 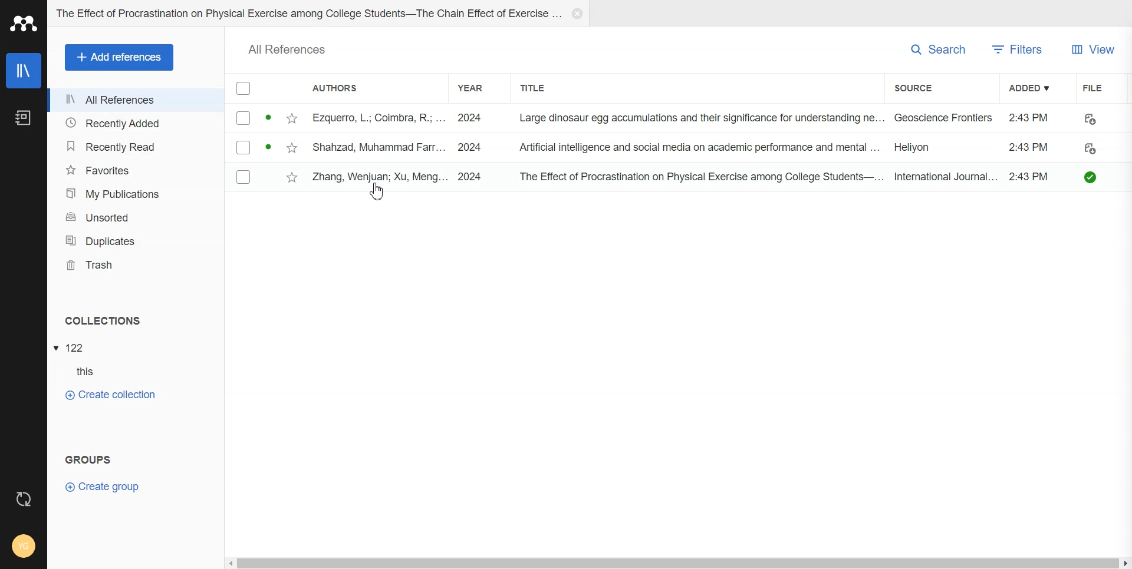 What do you see at coordinates (1090, 147) in the screenshot?
I see `Draft` at bounding box center [1090, 147].